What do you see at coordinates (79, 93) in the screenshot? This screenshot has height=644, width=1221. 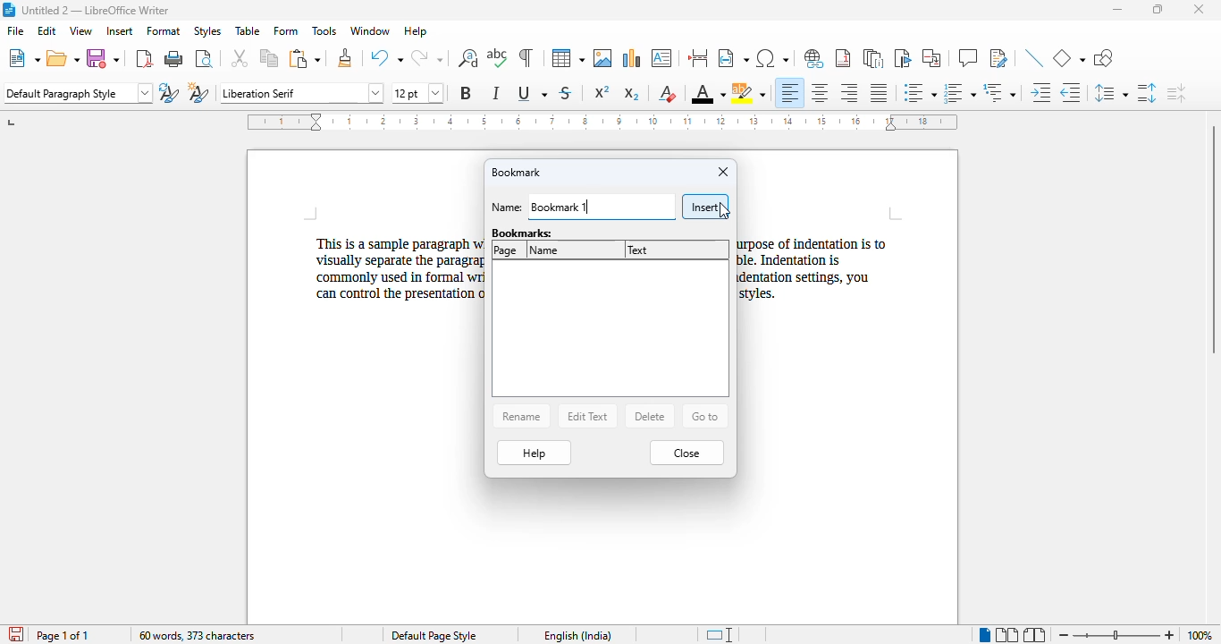 I see `set paragraph style` at bounding box center [79, 93].